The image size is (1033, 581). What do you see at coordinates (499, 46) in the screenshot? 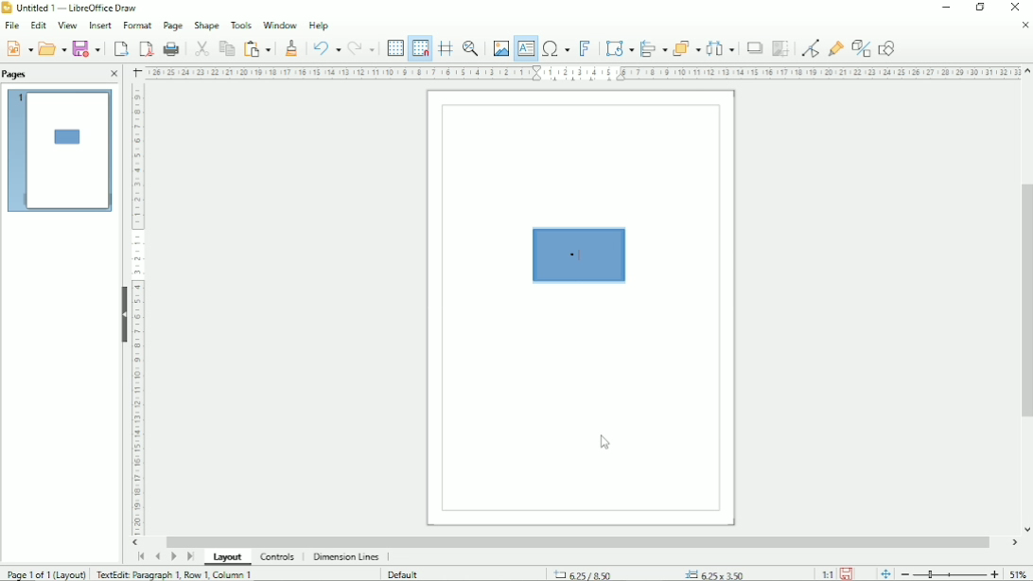
I see `Insert image` at bounding box center [499, 46].